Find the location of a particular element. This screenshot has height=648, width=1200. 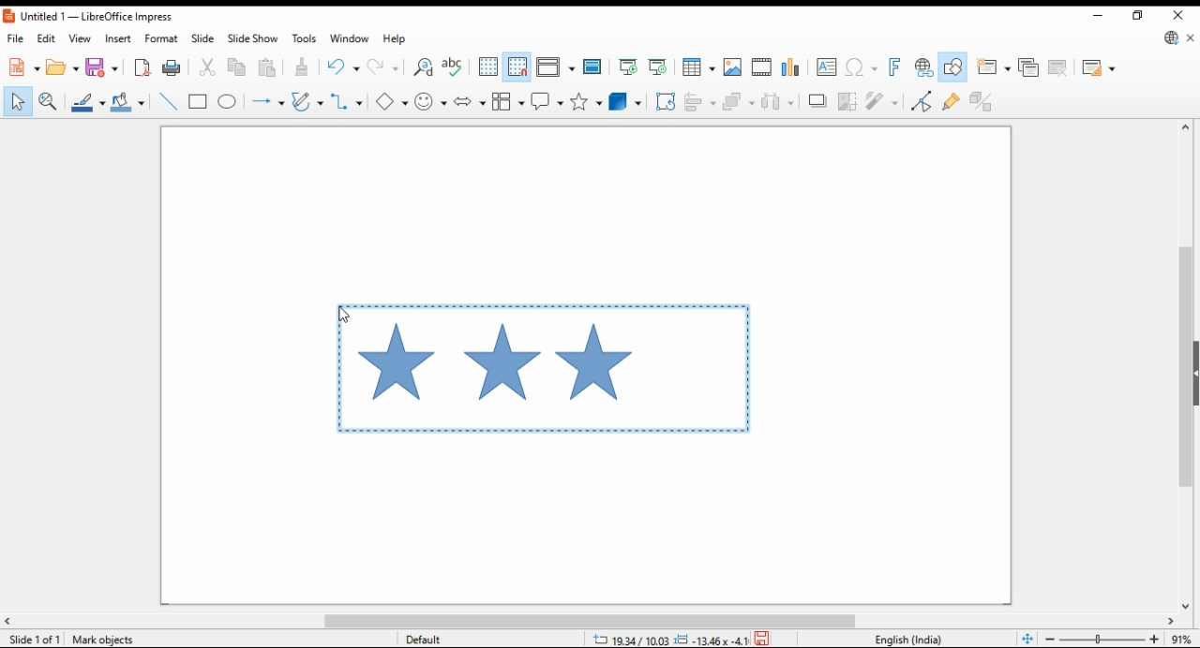

line color is located at coordinates (87, 102).